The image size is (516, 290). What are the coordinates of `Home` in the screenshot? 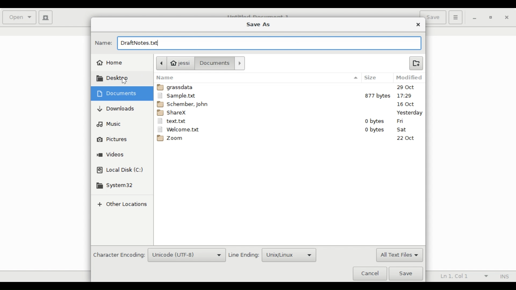 It's located at (110, 62).